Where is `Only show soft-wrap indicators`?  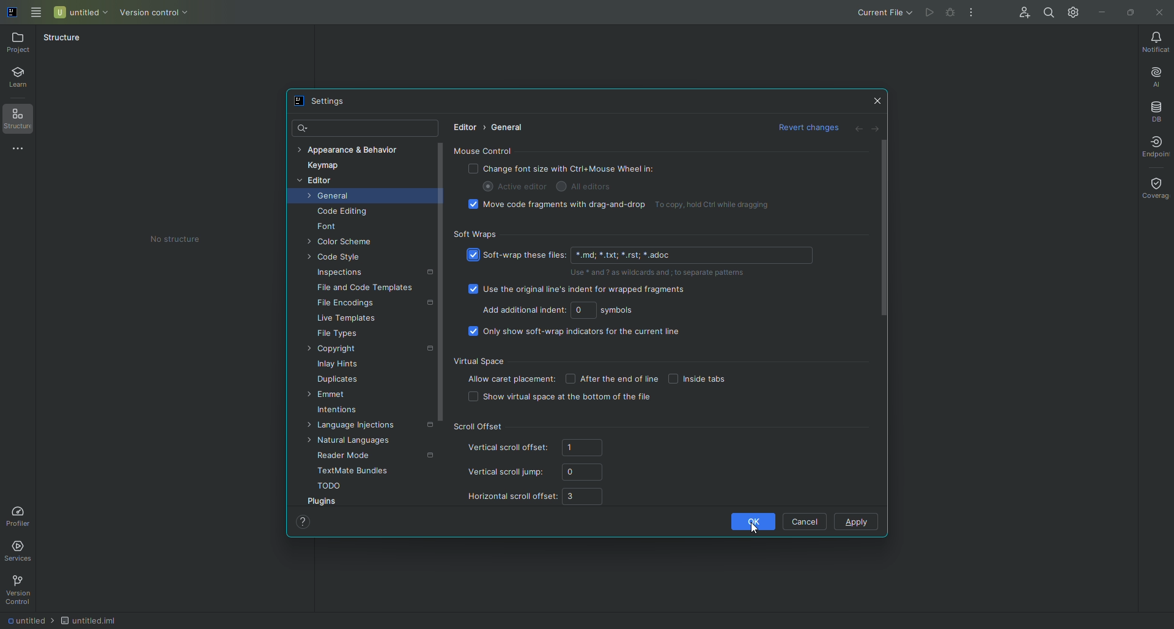
Only show soft-wrap indicators is located at coordinates (576, 333).